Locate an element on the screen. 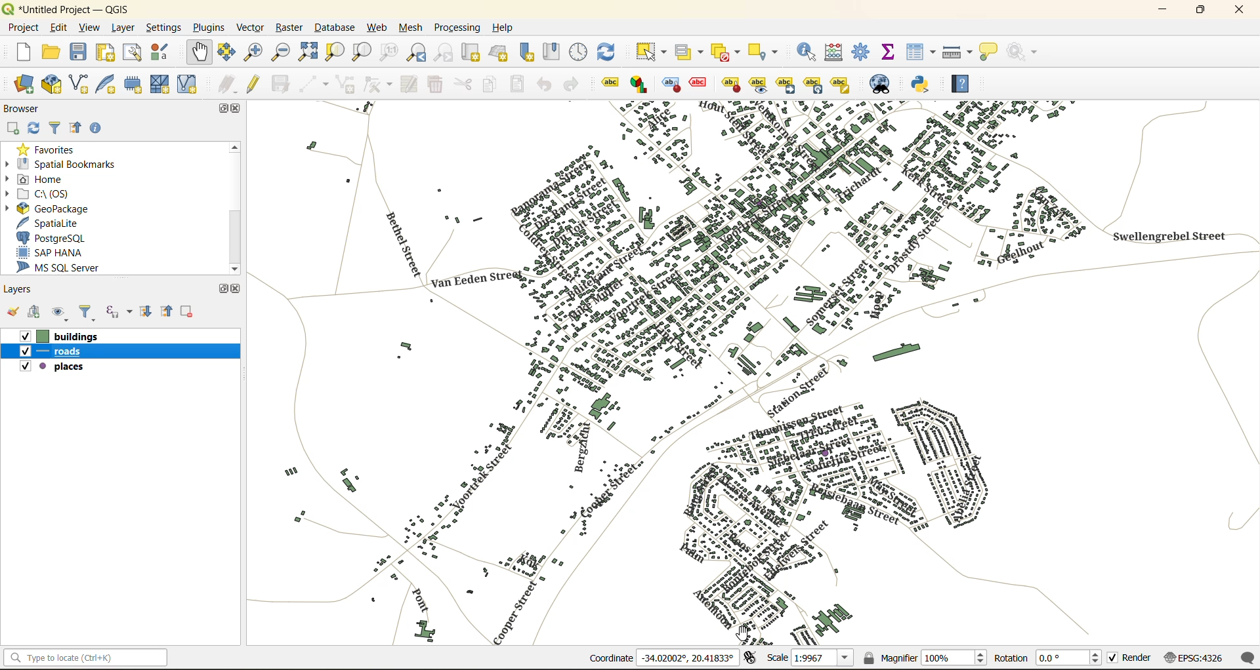  new virtual layer is located at coordinates (190, 85).